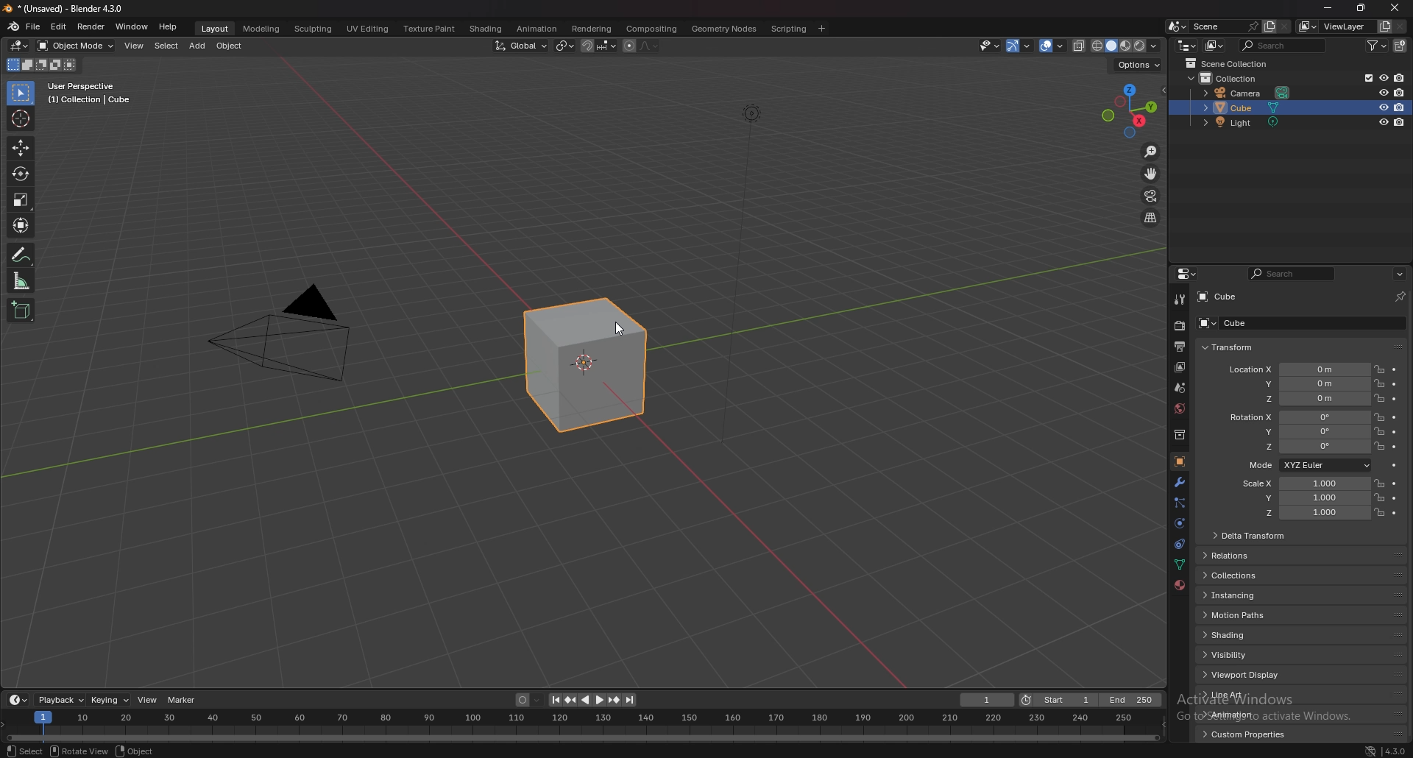 The width and height of the screenshot is (1413, 758). Describe the element at coordinates (166, 46) in the screenshot. I see `select` at that location.